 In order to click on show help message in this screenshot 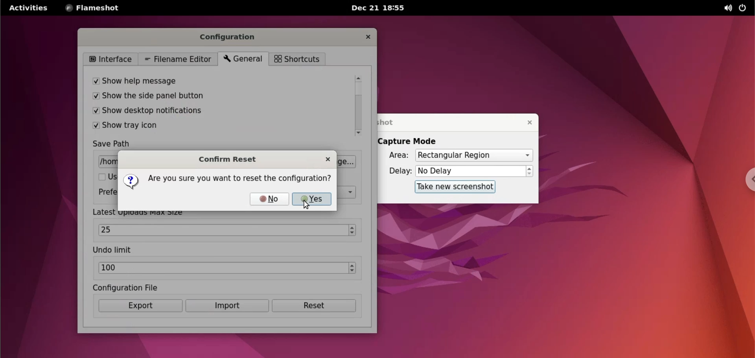, I will do `click(192, 79)`.